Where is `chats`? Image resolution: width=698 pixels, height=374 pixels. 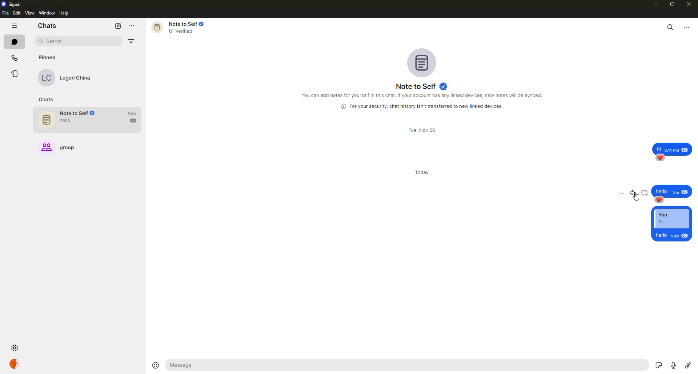
chats is located at coordinates (48, 25).